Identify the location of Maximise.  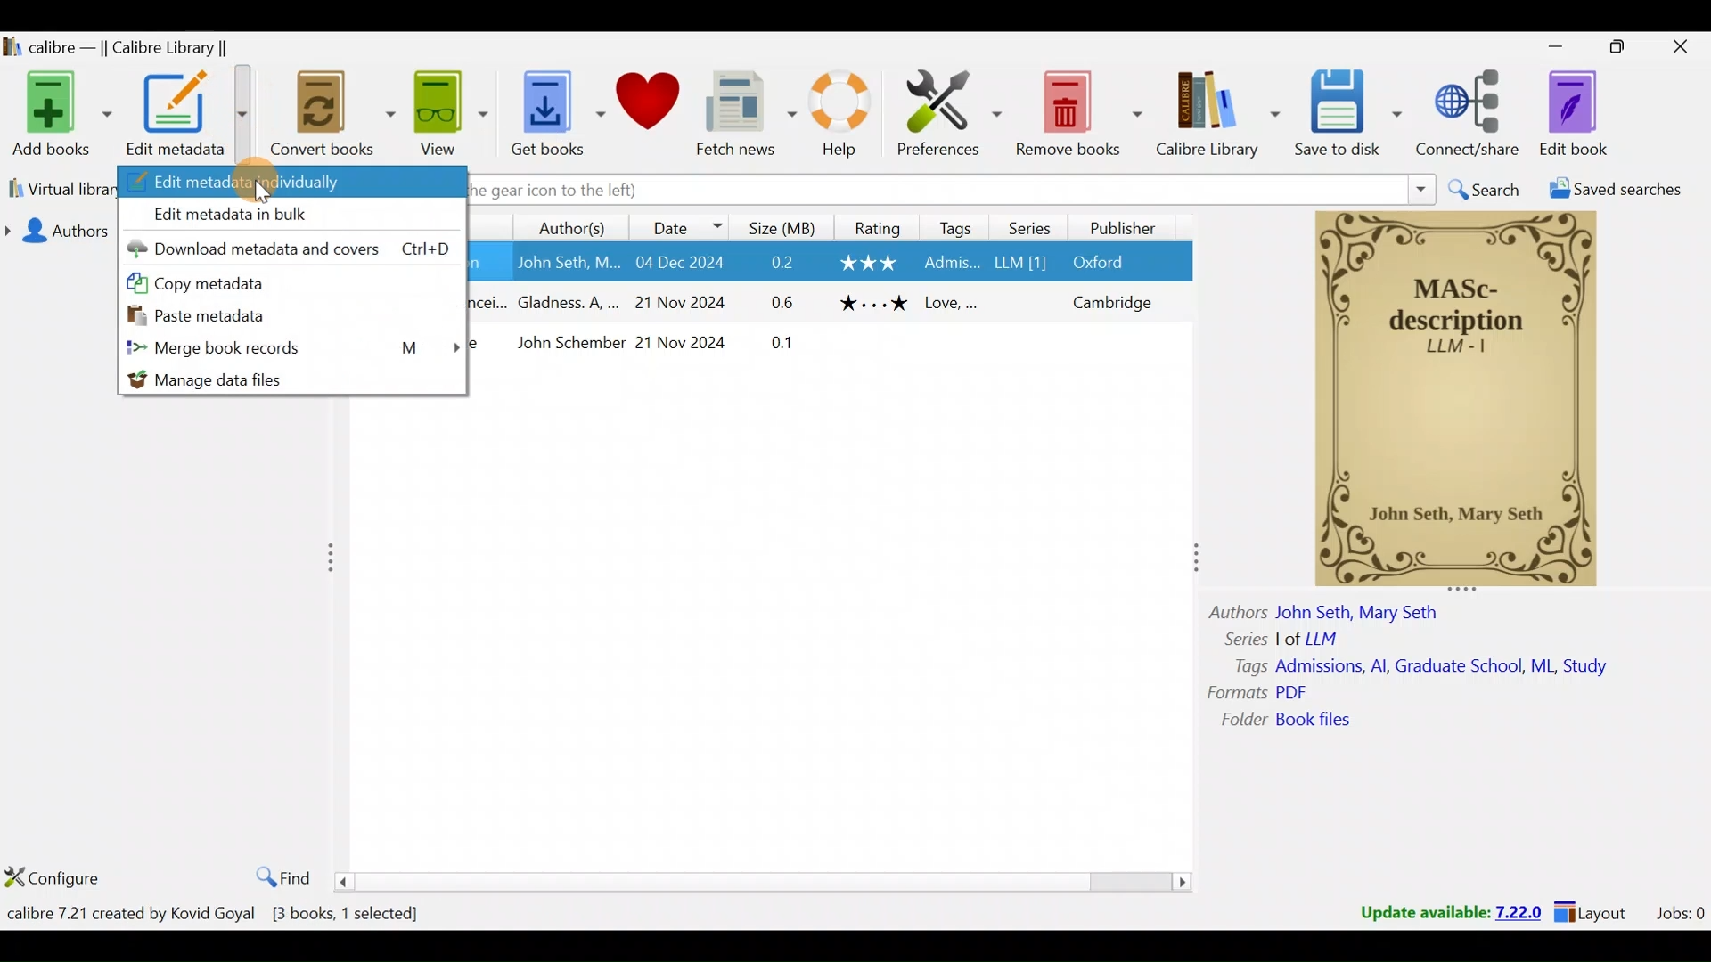
(1621, 47).